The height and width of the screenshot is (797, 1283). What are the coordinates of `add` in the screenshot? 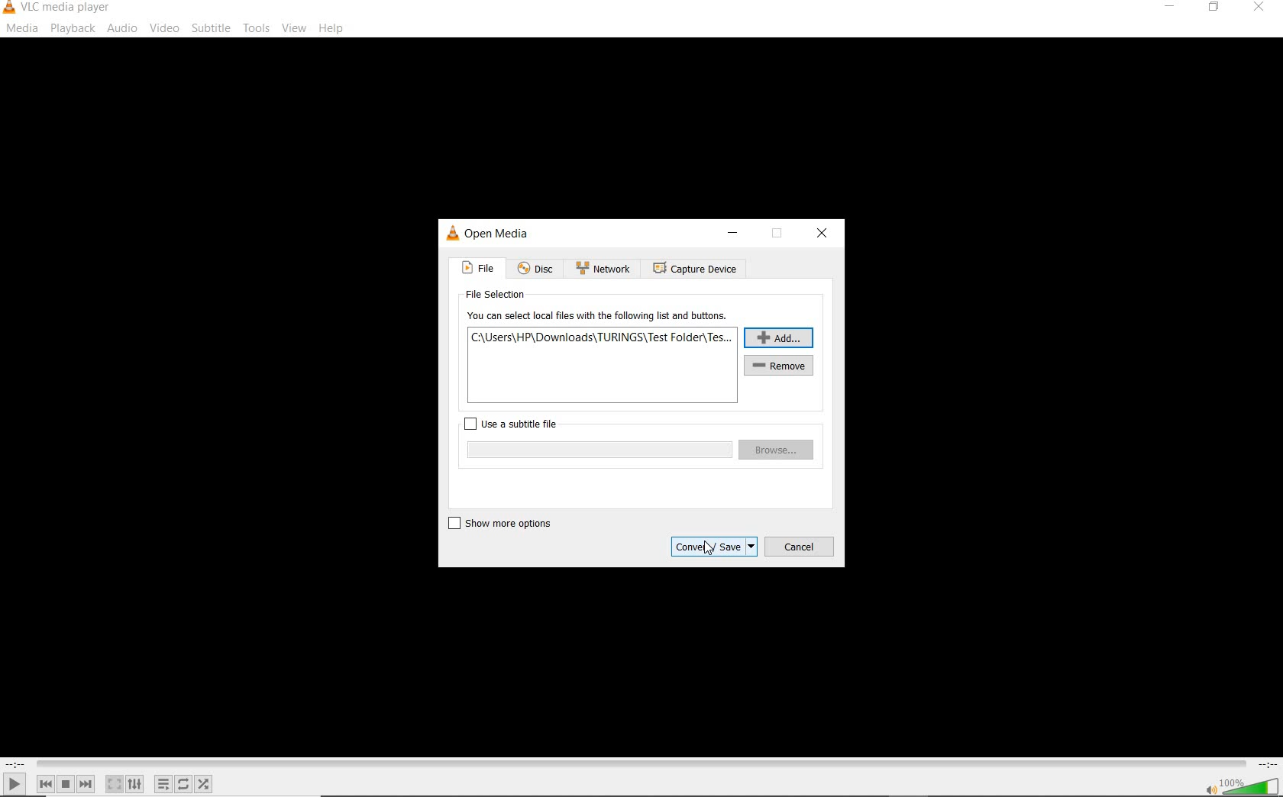 It's located at (779, 337).